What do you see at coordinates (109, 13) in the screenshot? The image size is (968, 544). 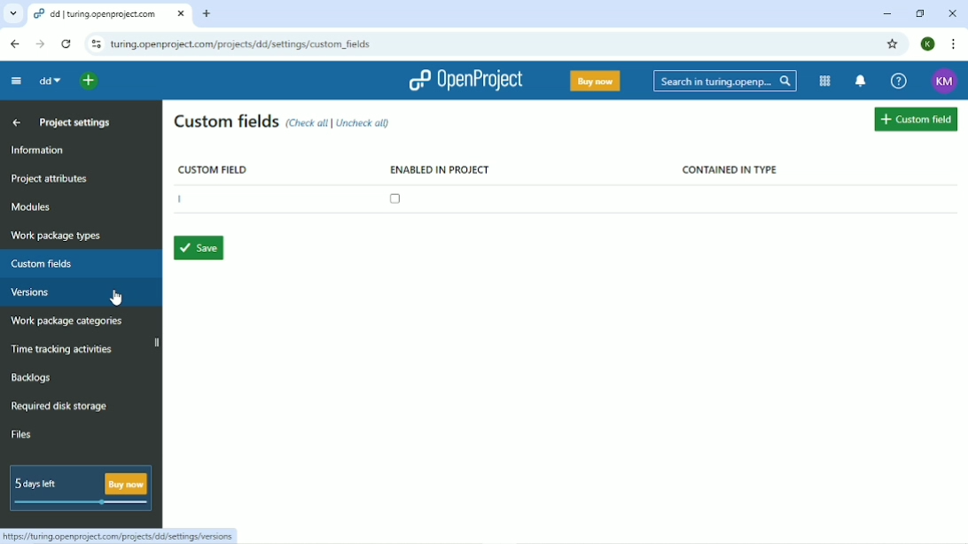 I see `dd|turing.openproject.com` at bounding box center [109, 13].